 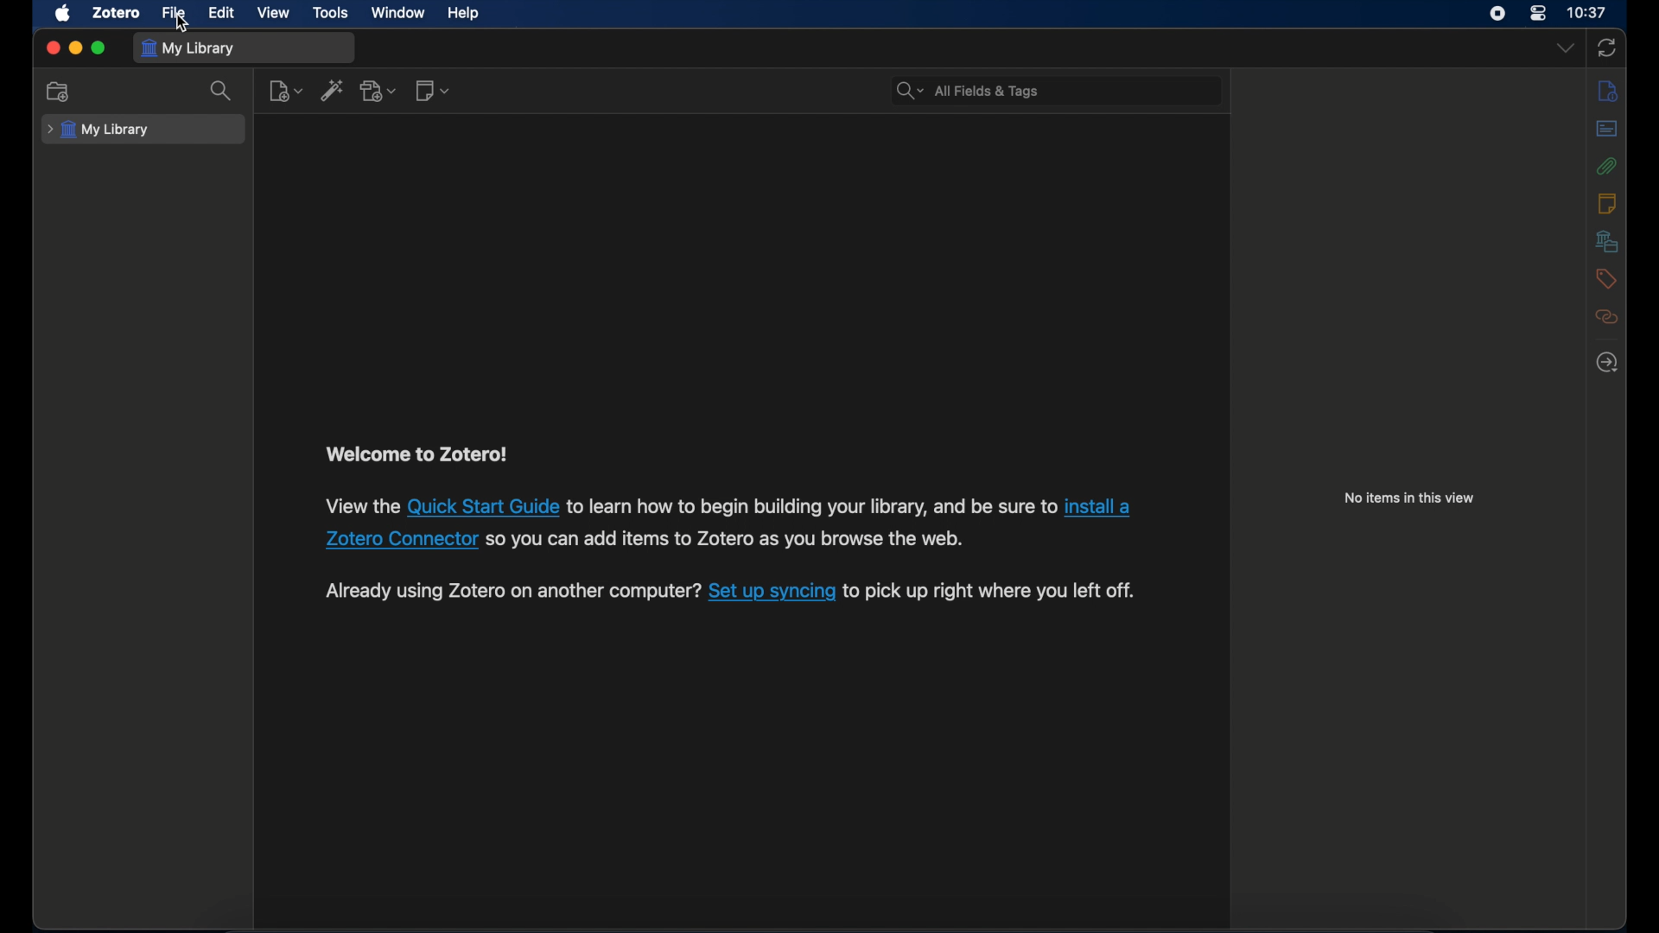 What do you see at coordinates (60, 92) in the screenshot?
I see `new collection` at bounding box center [60, 92].